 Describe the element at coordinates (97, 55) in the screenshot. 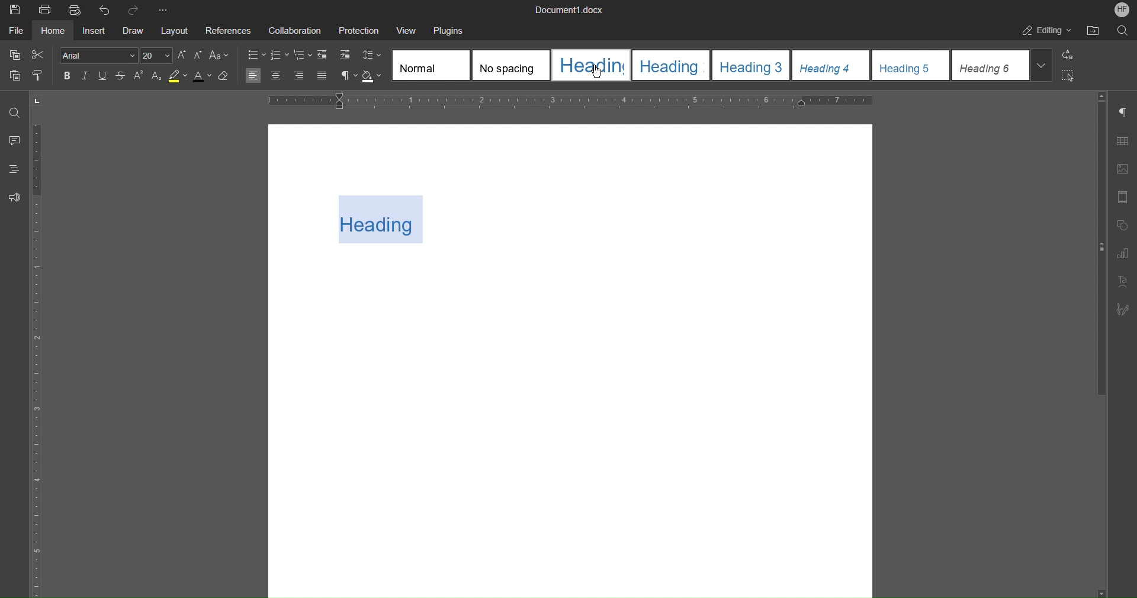

I see `arial` at that location.